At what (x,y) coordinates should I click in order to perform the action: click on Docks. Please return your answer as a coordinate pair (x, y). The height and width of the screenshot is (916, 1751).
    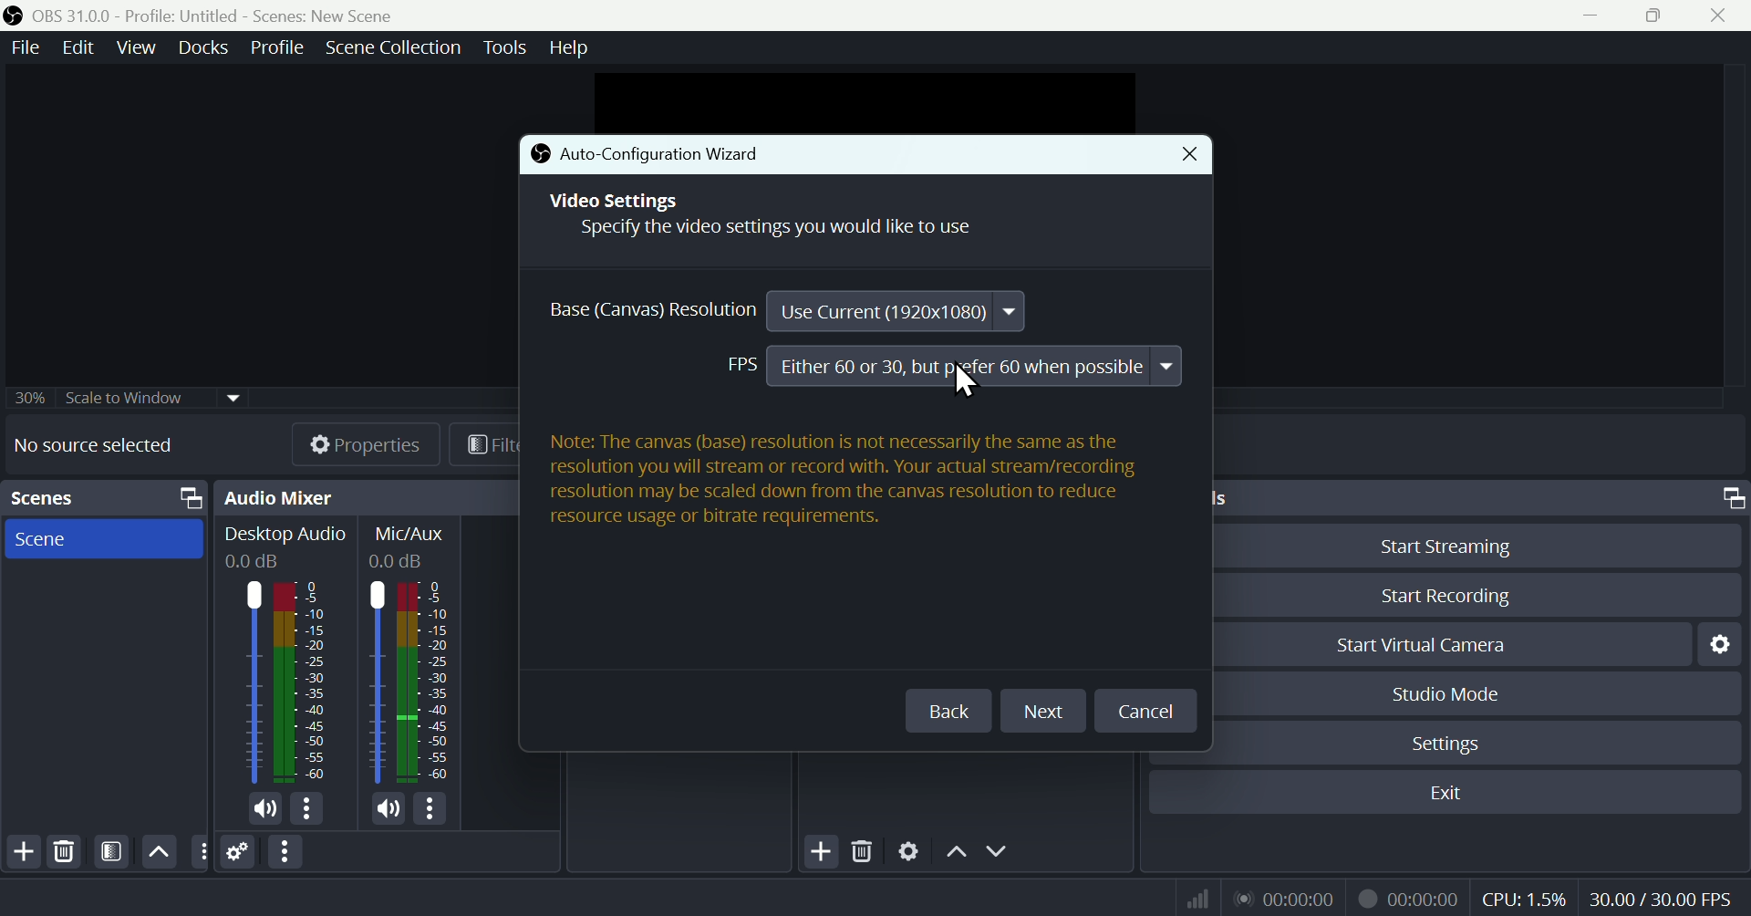
    Looking at the image, I should click on (197, 47).